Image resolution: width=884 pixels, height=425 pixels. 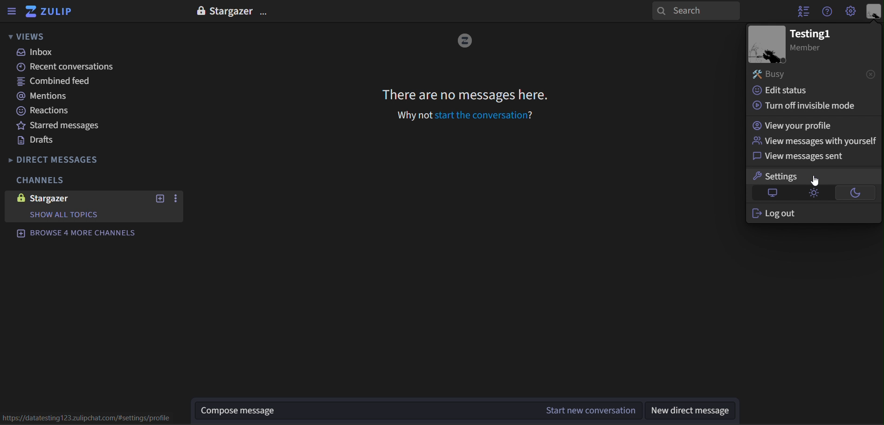 What do you see at coordinates (588, 410) in the screenshot?
I see `start new conversation` at bounding box center [588, 410].